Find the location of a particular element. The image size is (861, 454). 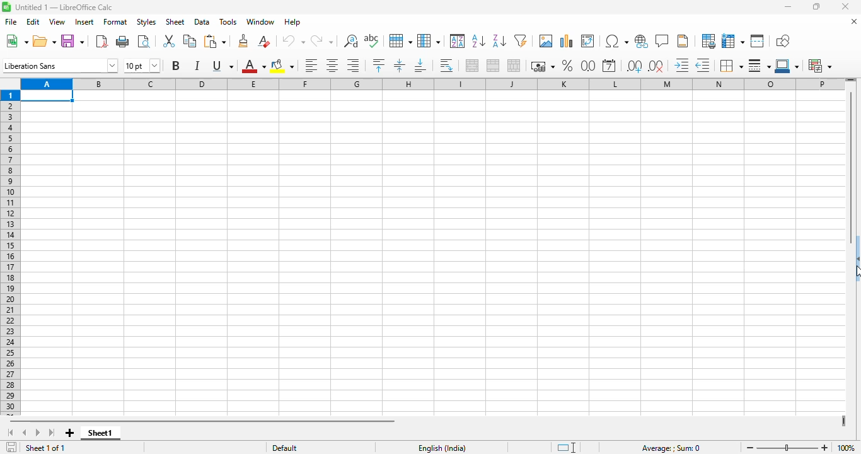

insert hyperlink is located at coordinates (642, 41).